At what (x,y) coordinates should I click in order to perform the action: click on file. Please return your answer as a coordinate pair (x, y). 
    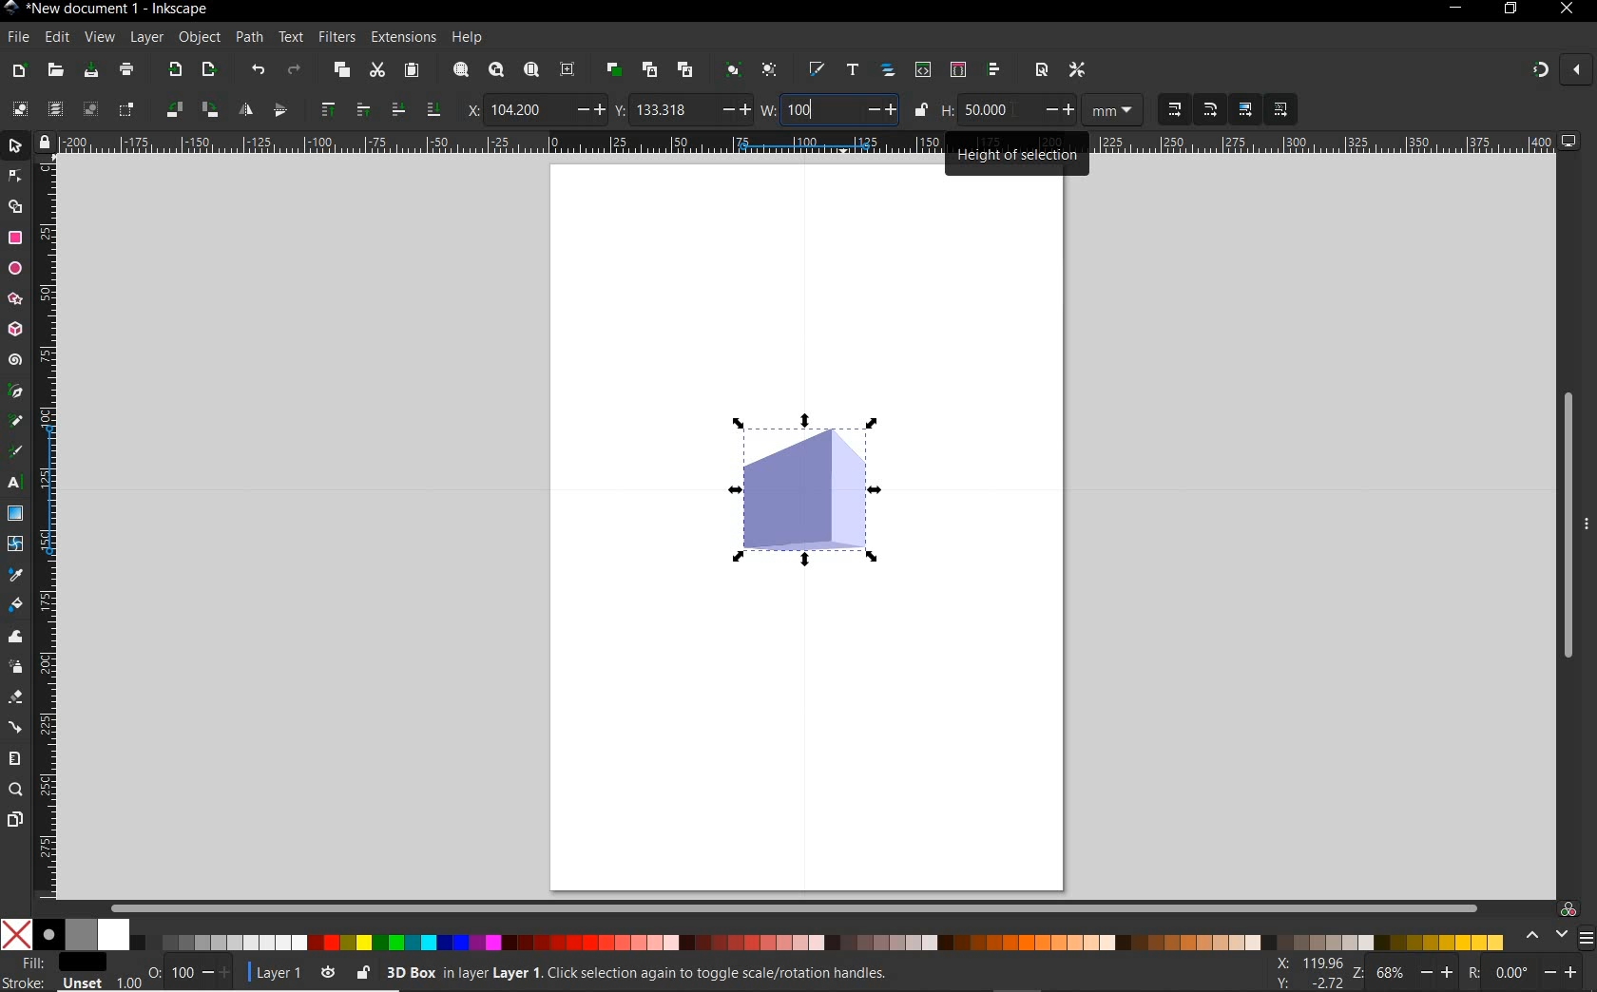
    Looking at the image, I should click on (18, 38).